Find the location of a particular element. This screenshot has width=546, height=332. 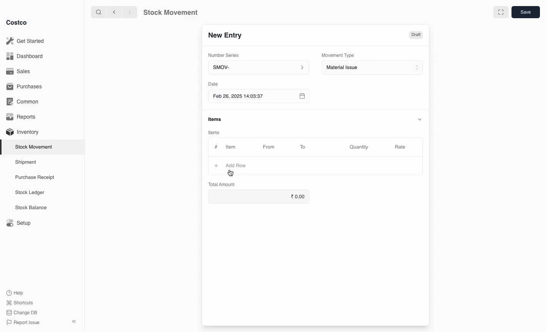

save is located at coordinates (525, 12).